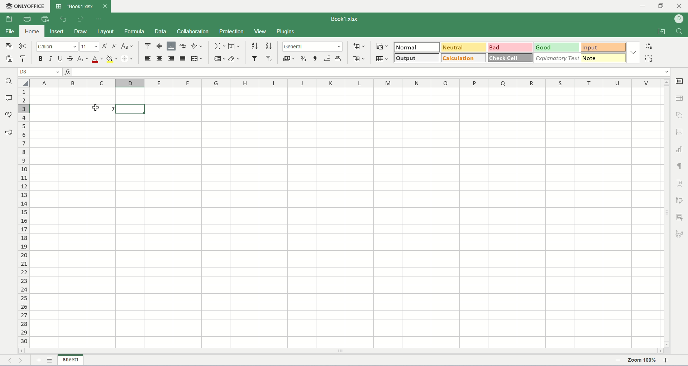  I want to click on replace, so click(650, 46).